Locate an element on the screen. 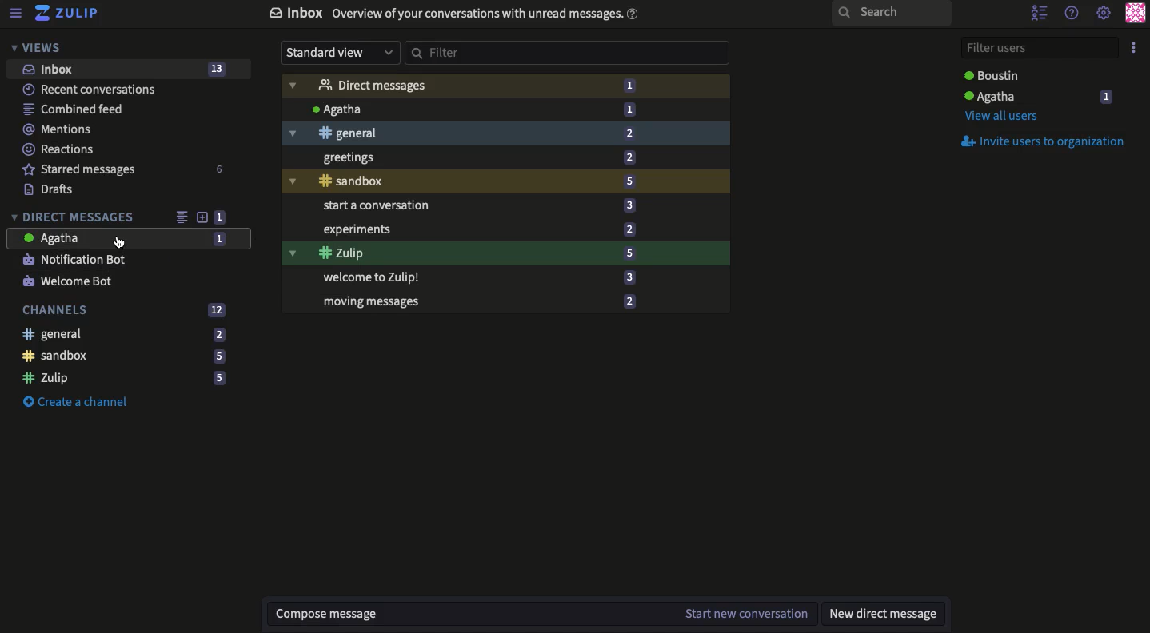 The height and width of the screenshot is (633, 1150). Search is located at coordinates (889, 14).